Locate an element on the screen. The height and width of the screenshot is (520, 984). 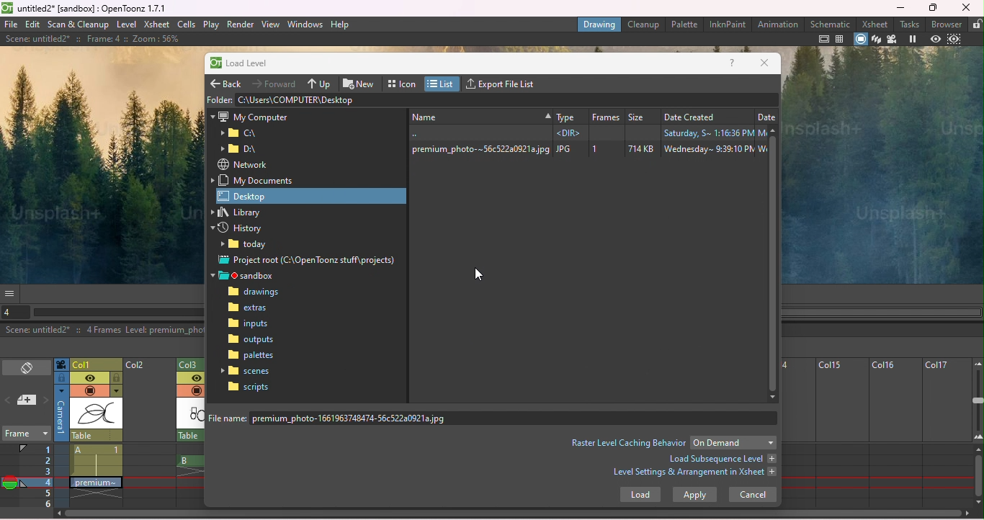
premium_photo-~56c522a0921ajpg JPG 1 714KB Wednesday~ 3:39:10 Ph W is located at coordinates (586, 149).